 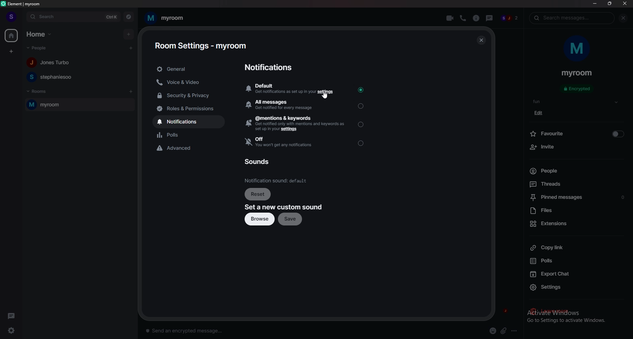 I want to click on profile, so click(x=12, y=17).